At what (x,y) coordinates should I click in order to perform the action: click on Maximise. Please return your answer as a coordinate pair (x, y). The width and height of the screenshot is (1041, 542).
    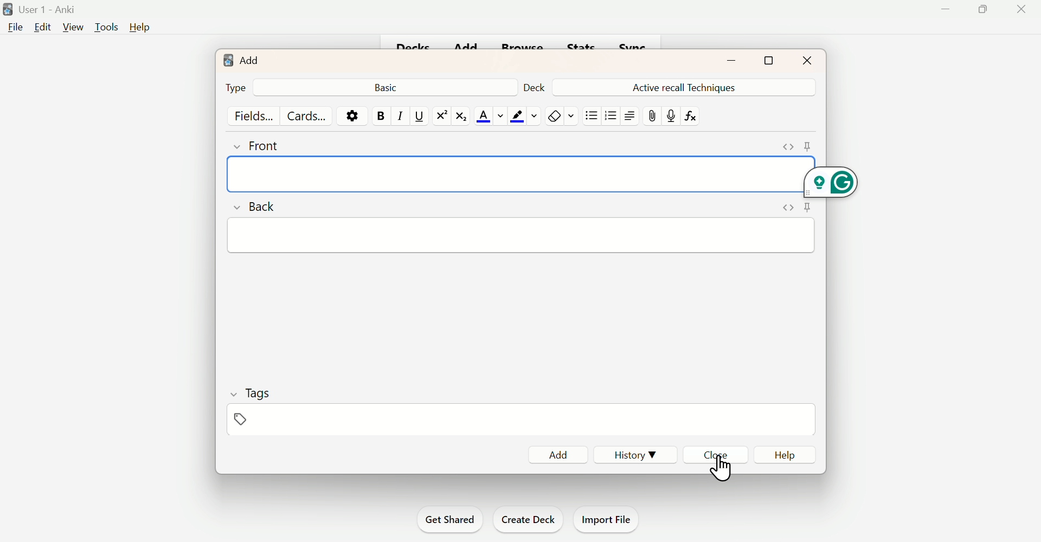
    Looking at the image, I should click on (775, 60).